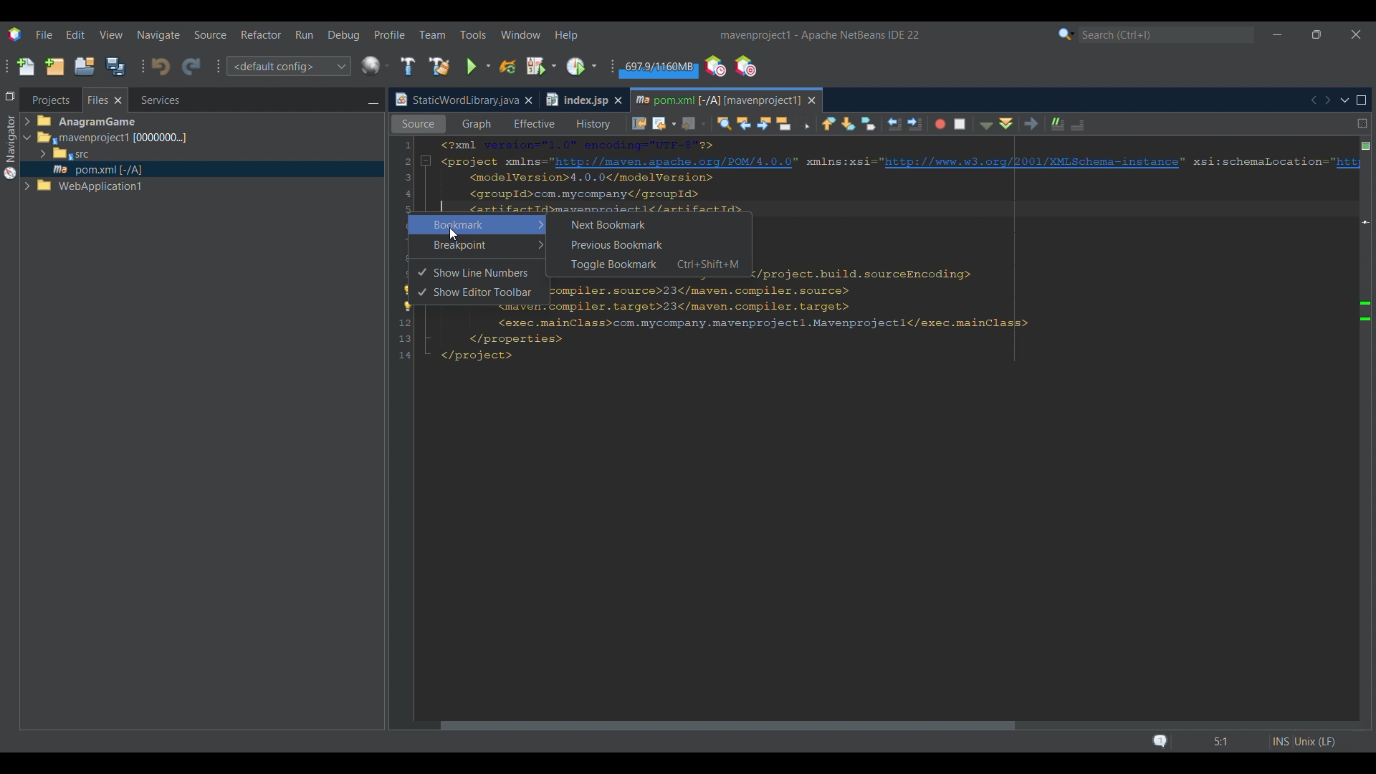 The image size is (1376, 774). Describe the element at coordinates (415, 124) in the screenshot. I see `Source view` at that location.